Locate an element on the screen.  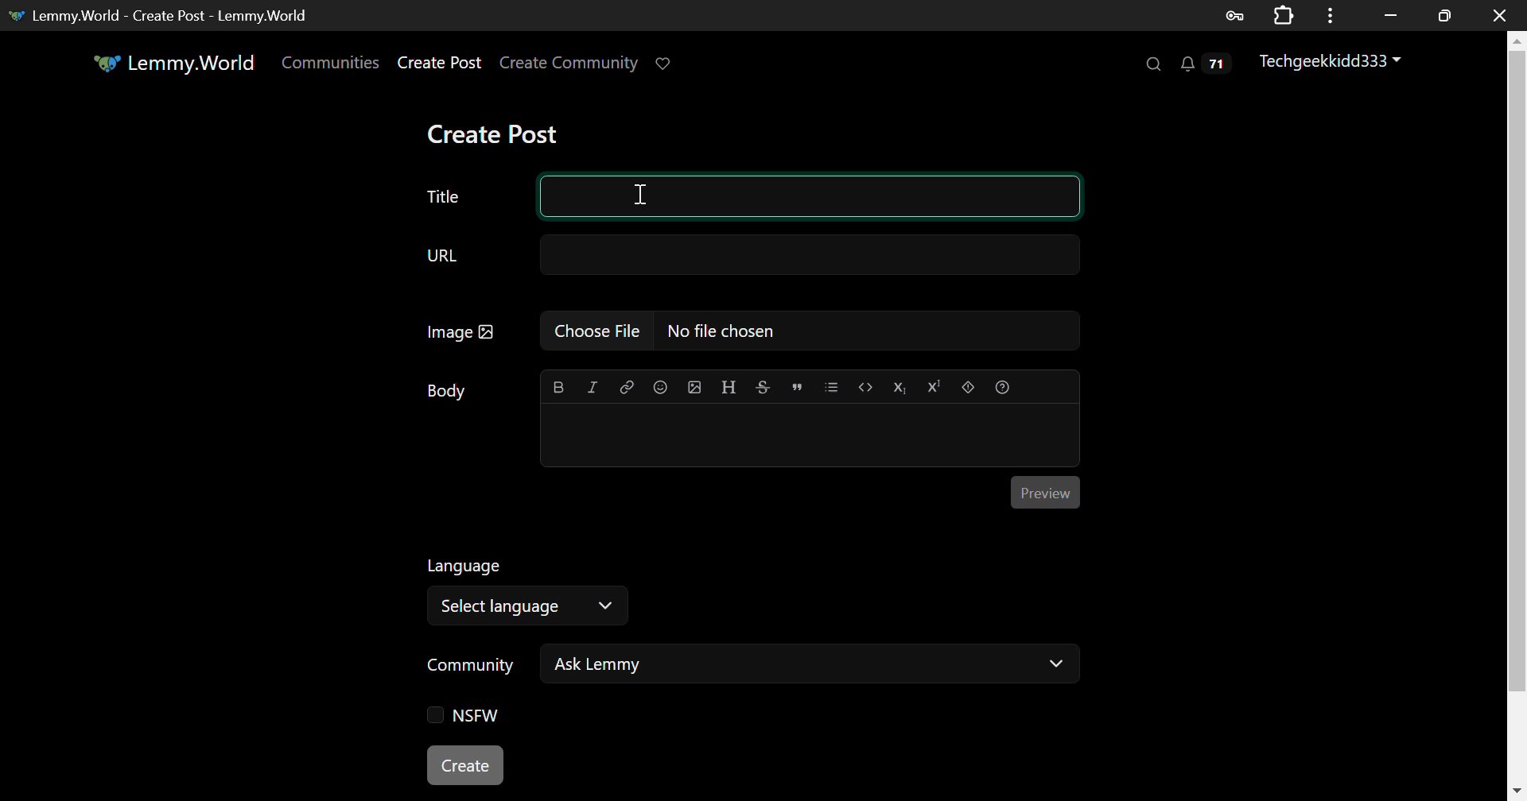
Communities Page is located at coordinates (332, 64).